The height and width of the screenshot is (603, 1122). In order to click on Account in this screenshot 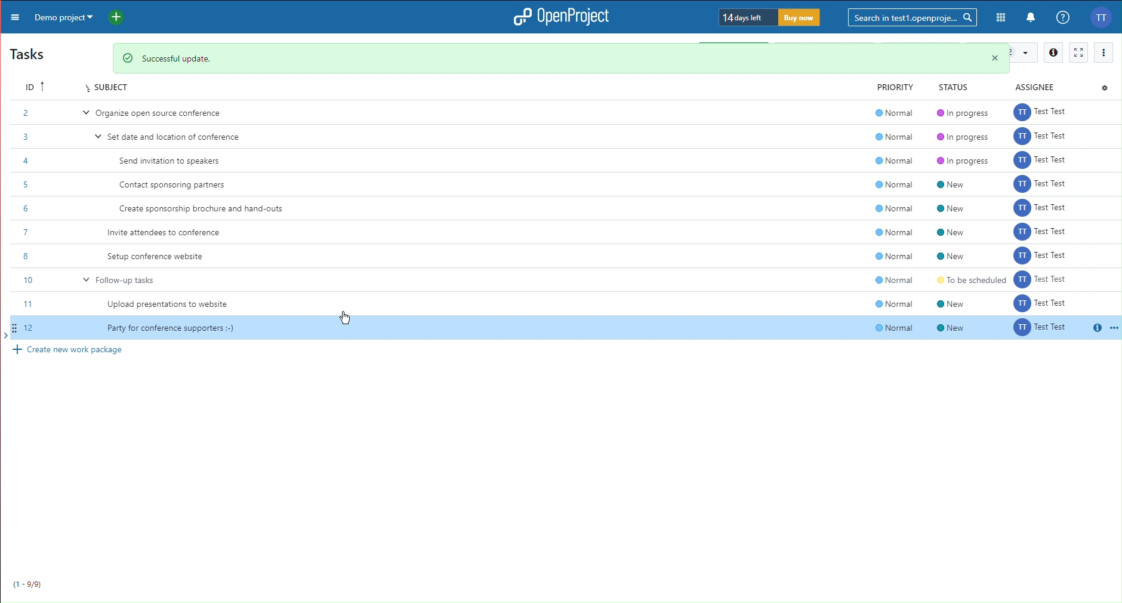, I will do `click(1105, 17)`.